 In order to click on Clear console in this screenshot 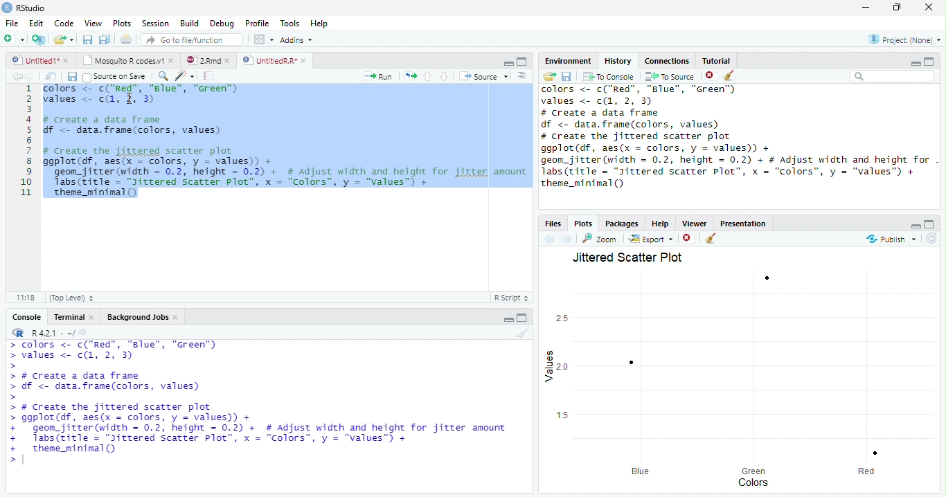, I will do `click(522, 333)`.